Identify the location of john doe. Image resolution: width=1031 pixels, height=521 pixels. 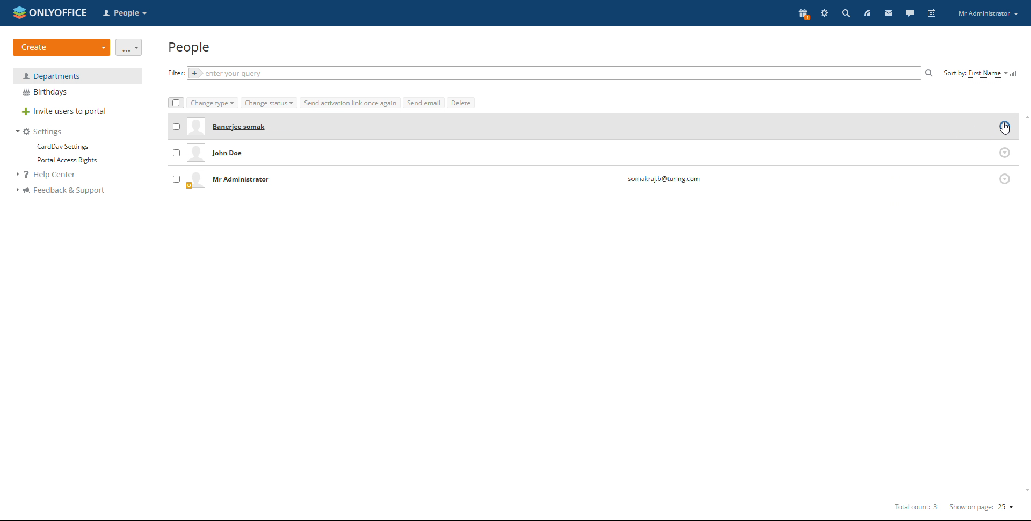
(238, 154).